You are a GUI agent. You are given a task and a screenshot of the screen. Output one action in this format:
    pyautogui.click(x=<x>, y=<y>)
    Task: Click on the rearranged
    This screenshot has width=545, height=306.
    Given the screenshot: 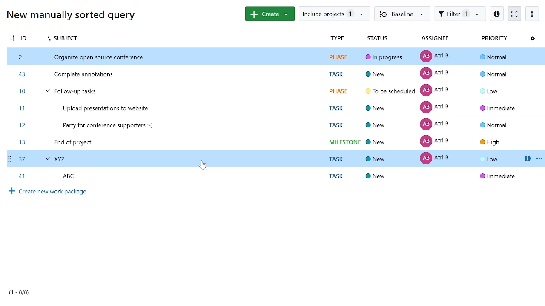 What is the action you would take?
    pyautogui.click(x=13, y=37)
    